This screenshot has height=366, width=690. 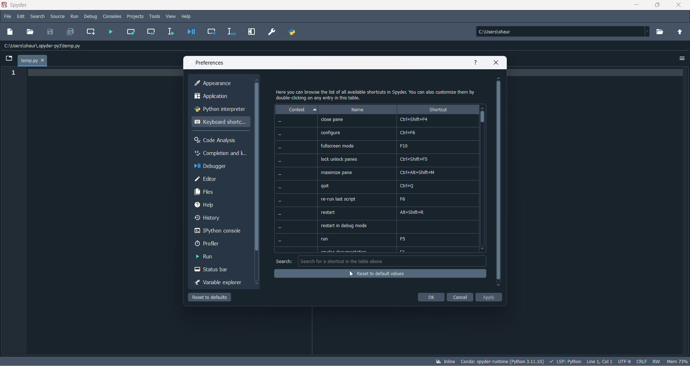 I want to click on spyder version, so click(x=501, y=361).